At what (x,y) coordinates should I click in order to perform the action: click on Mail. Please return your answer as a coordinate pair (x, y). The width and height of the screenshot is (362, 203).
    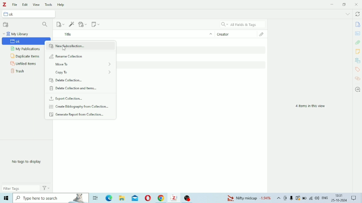
    Looking at the image, I should click on (135, 198).